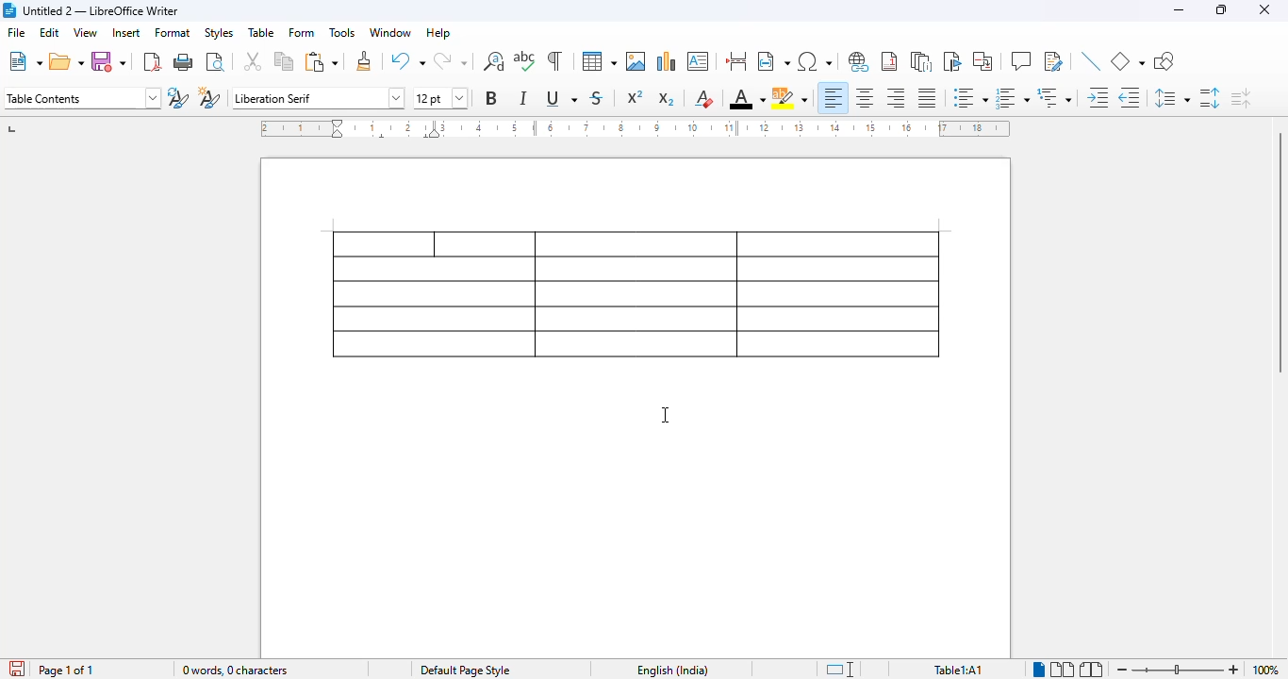  I want to click on Default page style, so click(465, 670).